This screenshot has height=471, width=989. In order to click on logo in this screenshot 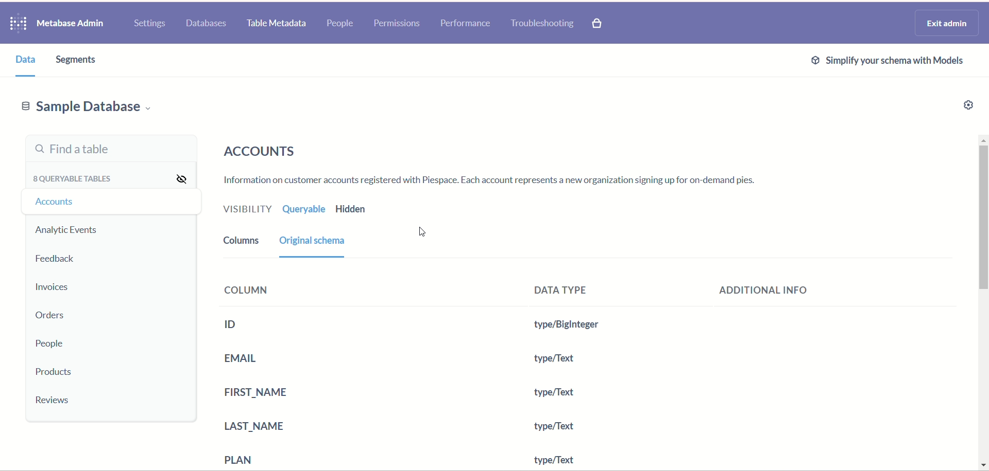, I will do `click(19, 24)`.